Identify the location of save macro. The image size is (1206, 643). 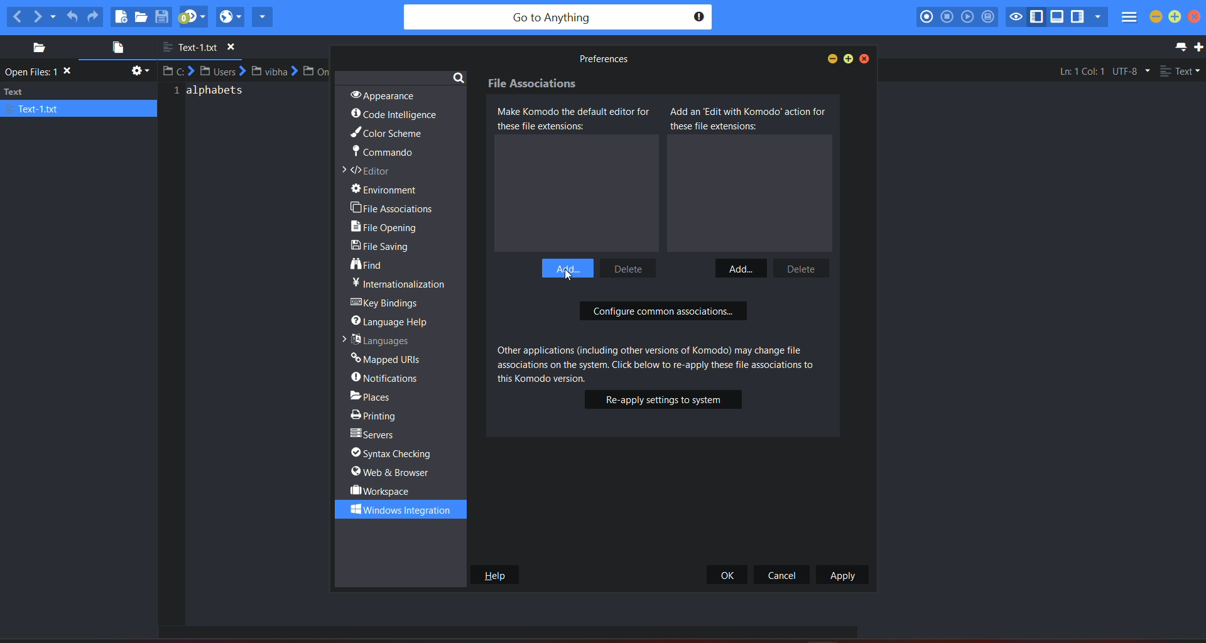
(991, 18).